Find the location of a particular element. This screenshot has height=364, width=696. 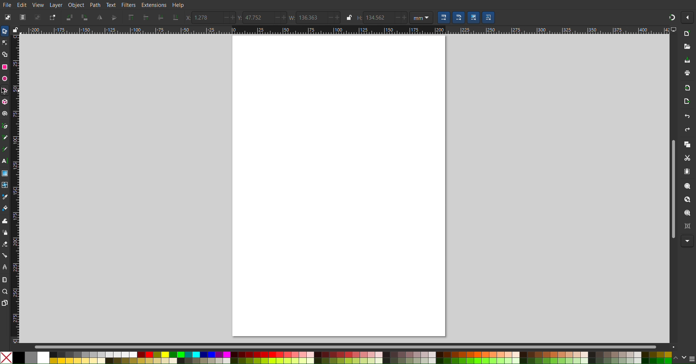

Fill Color is located at coordinates (5, 209).